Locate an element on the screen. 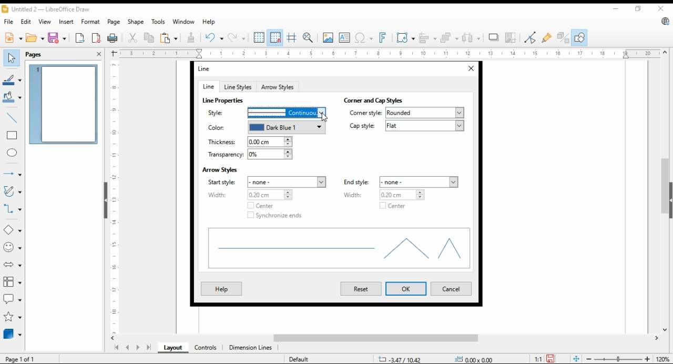 The image size is (673, 364). zoom slider is located at coordinates (617, 359).